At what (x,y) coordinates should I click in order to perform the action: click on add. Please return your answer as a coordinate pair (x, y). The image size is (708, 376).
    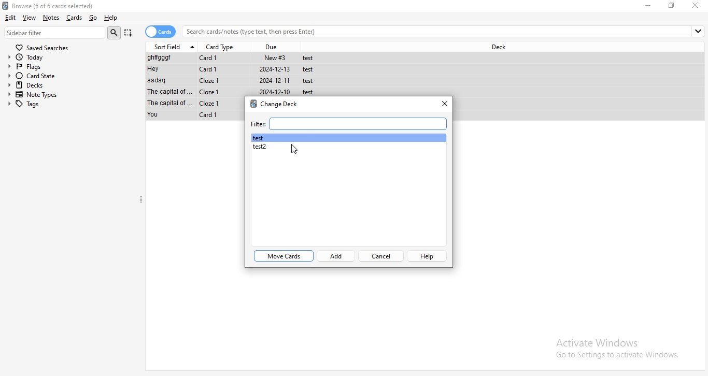
    Looking at the image, I should click on (336, 255).